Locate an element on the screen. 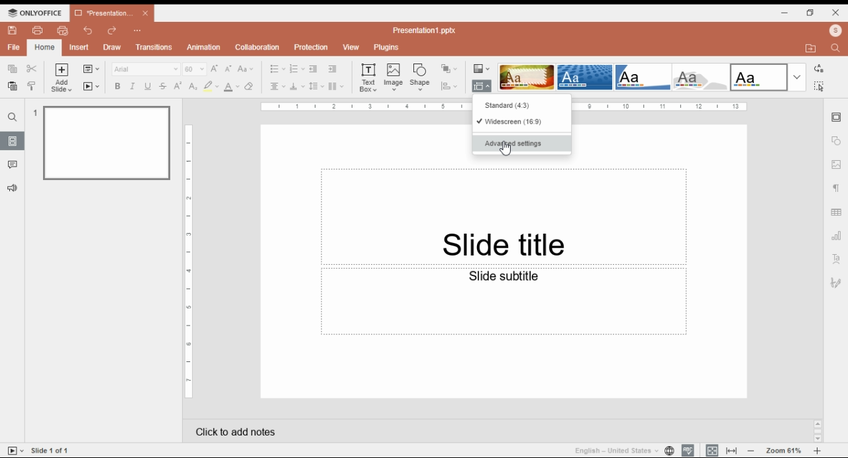 Image resolution: width=848 pixels, height=458 pixels. shape settings is located at coordinates (837, 141).